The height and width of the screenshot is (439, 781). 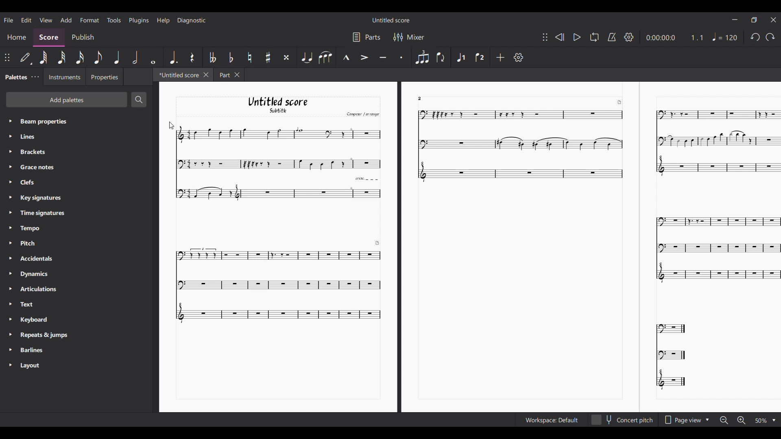 I want to click on Default, so click(x=26, y=59).